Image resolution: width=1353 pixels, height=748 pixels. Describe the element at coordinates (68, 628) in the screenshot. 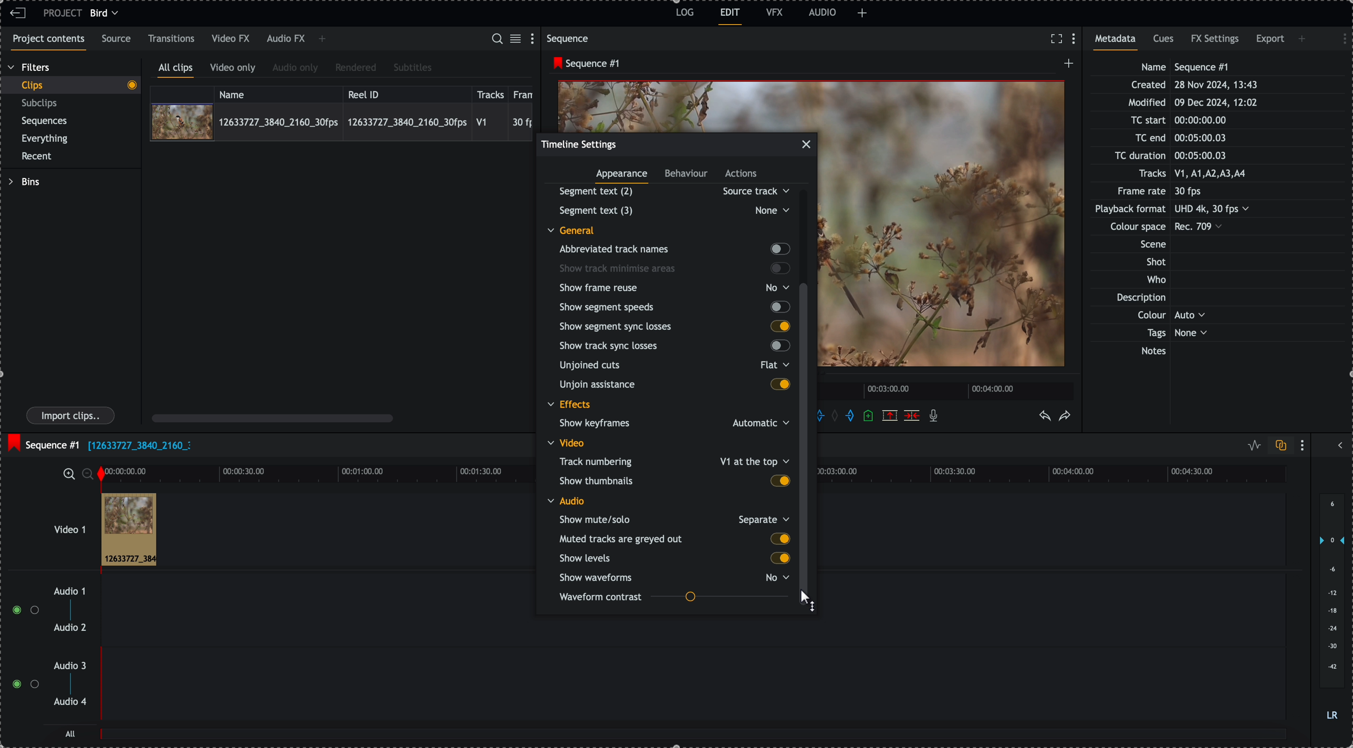

I see `audio 2` at that location.